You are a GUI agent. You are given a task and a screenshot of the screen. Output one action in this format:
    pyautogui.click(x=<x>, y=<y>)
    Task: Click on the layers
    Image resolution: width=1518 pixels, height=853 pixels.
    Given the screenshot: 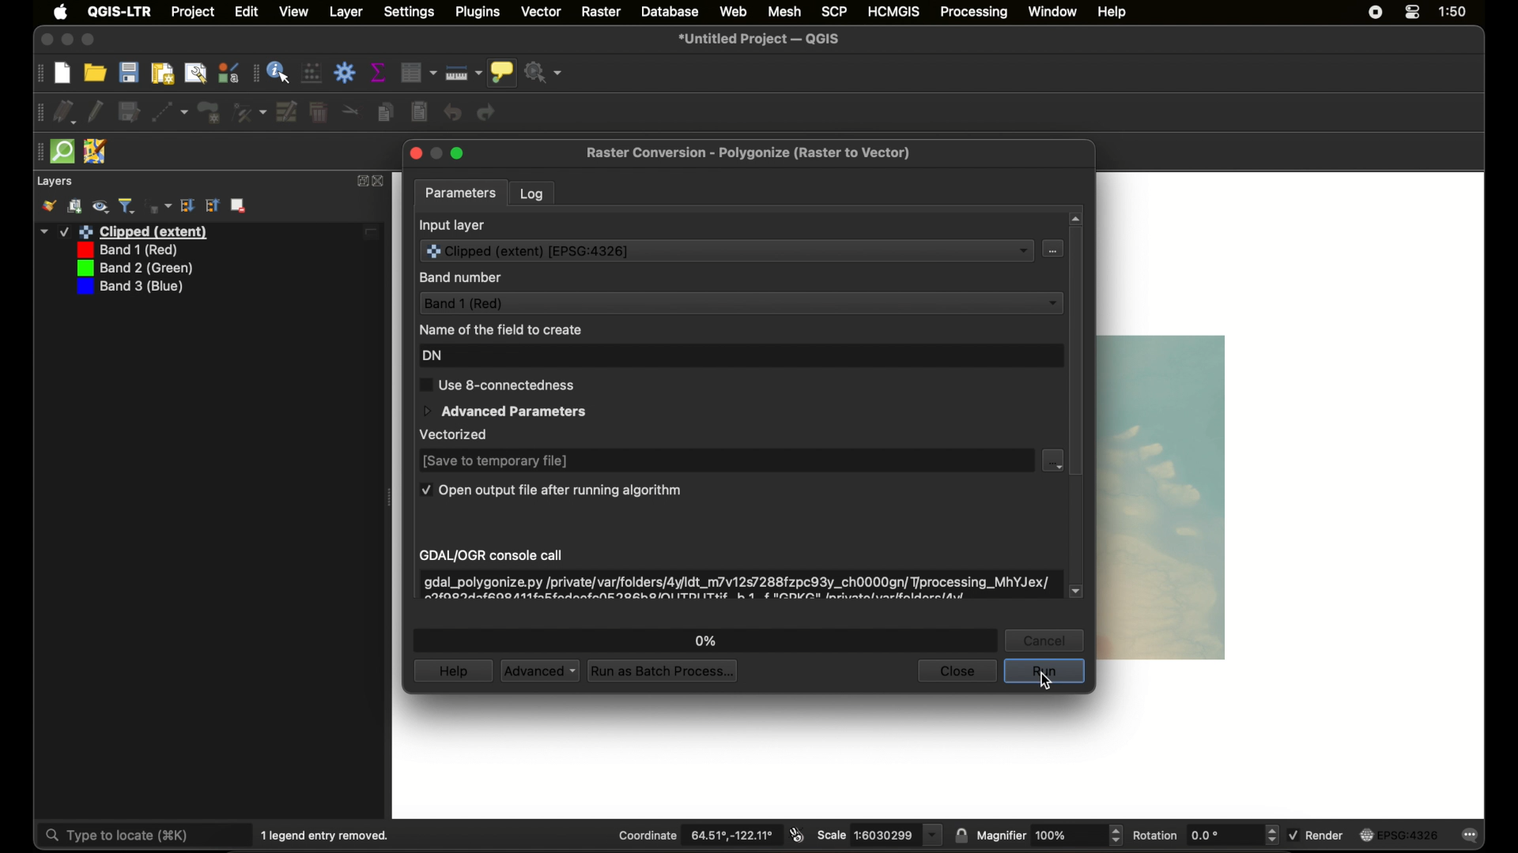 What is the action you would take?
    pyautogui.click(x=54, y=182)
    